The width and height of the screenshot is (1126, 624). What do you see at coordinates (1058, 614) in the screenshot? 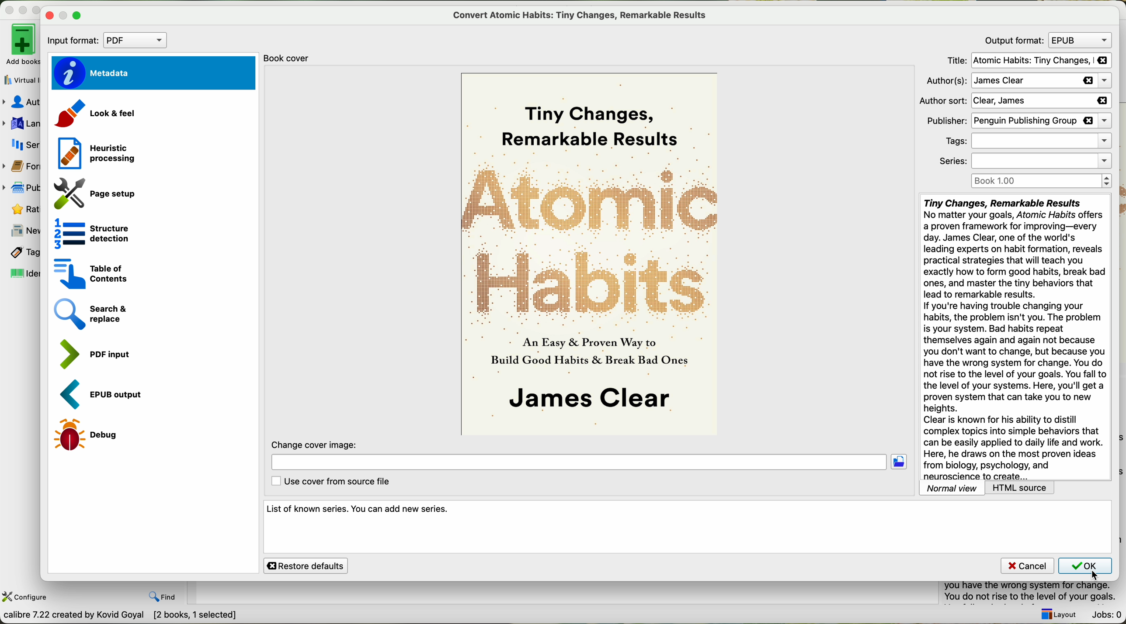
I see `layout` at bounding box center [1058, 614].